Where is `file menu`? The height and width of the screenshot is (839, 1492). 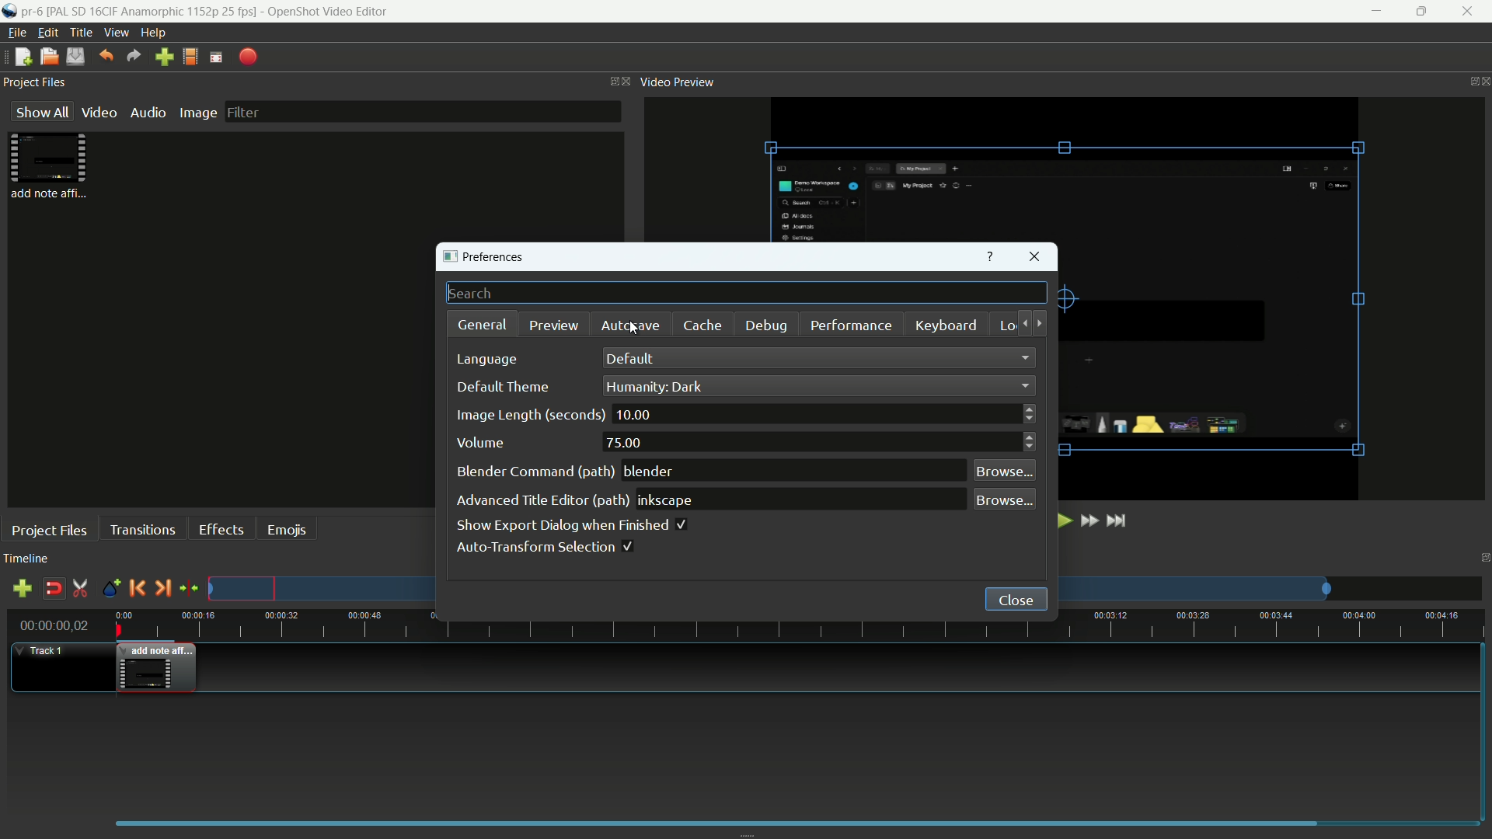
file menu is located at coordinates (13, 34).